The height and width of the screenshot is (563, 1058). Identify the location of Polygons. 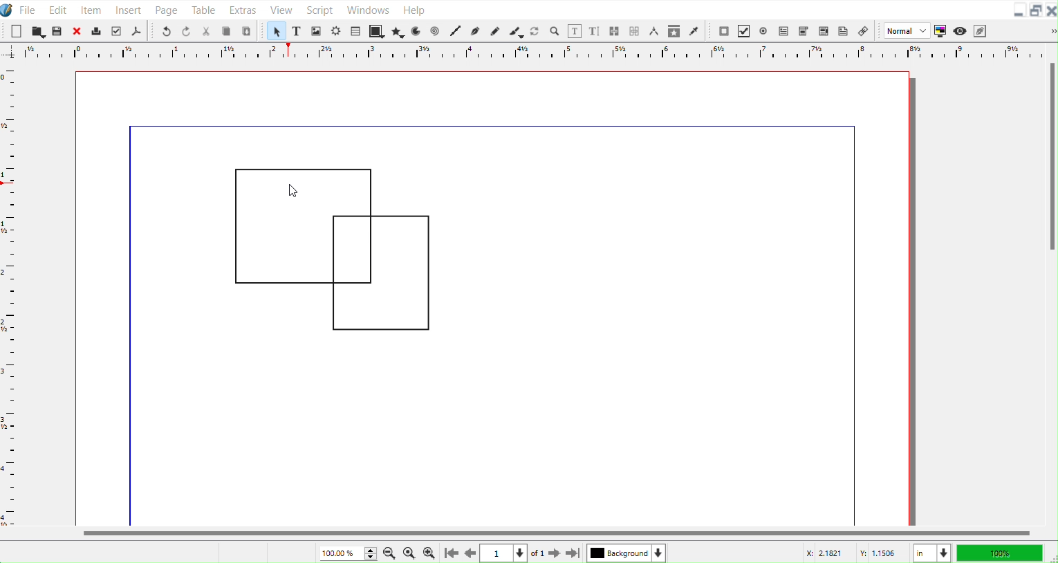
(333, 253).